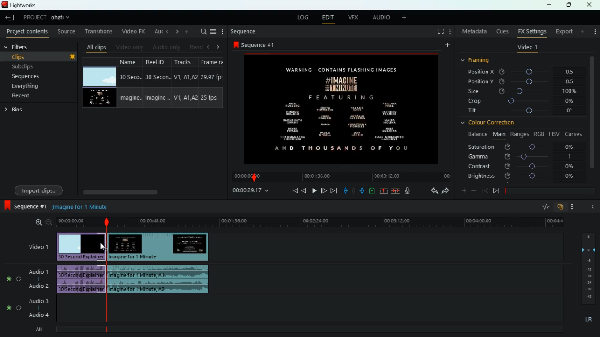 This screenshot has height=337, width=600. What do you see at coordinates (223, 31) in the screenshot?
I see `more` at bounding box center [223, 31].